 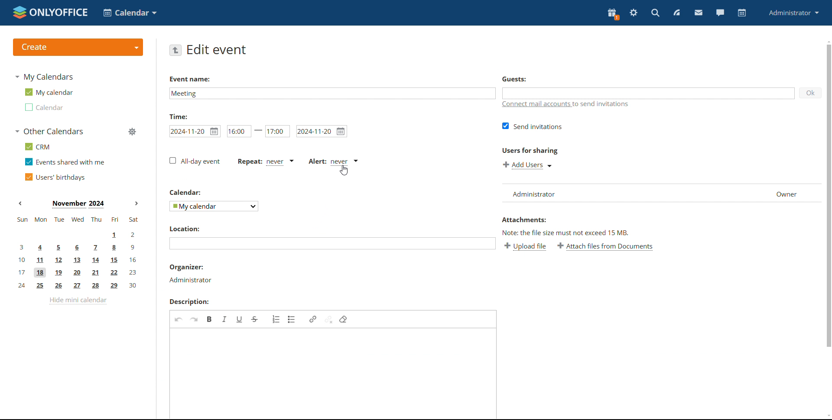 What do you see at coordinates (191, 78) in the screenshot?
I see `Event name` at bounding box center [191, 78].